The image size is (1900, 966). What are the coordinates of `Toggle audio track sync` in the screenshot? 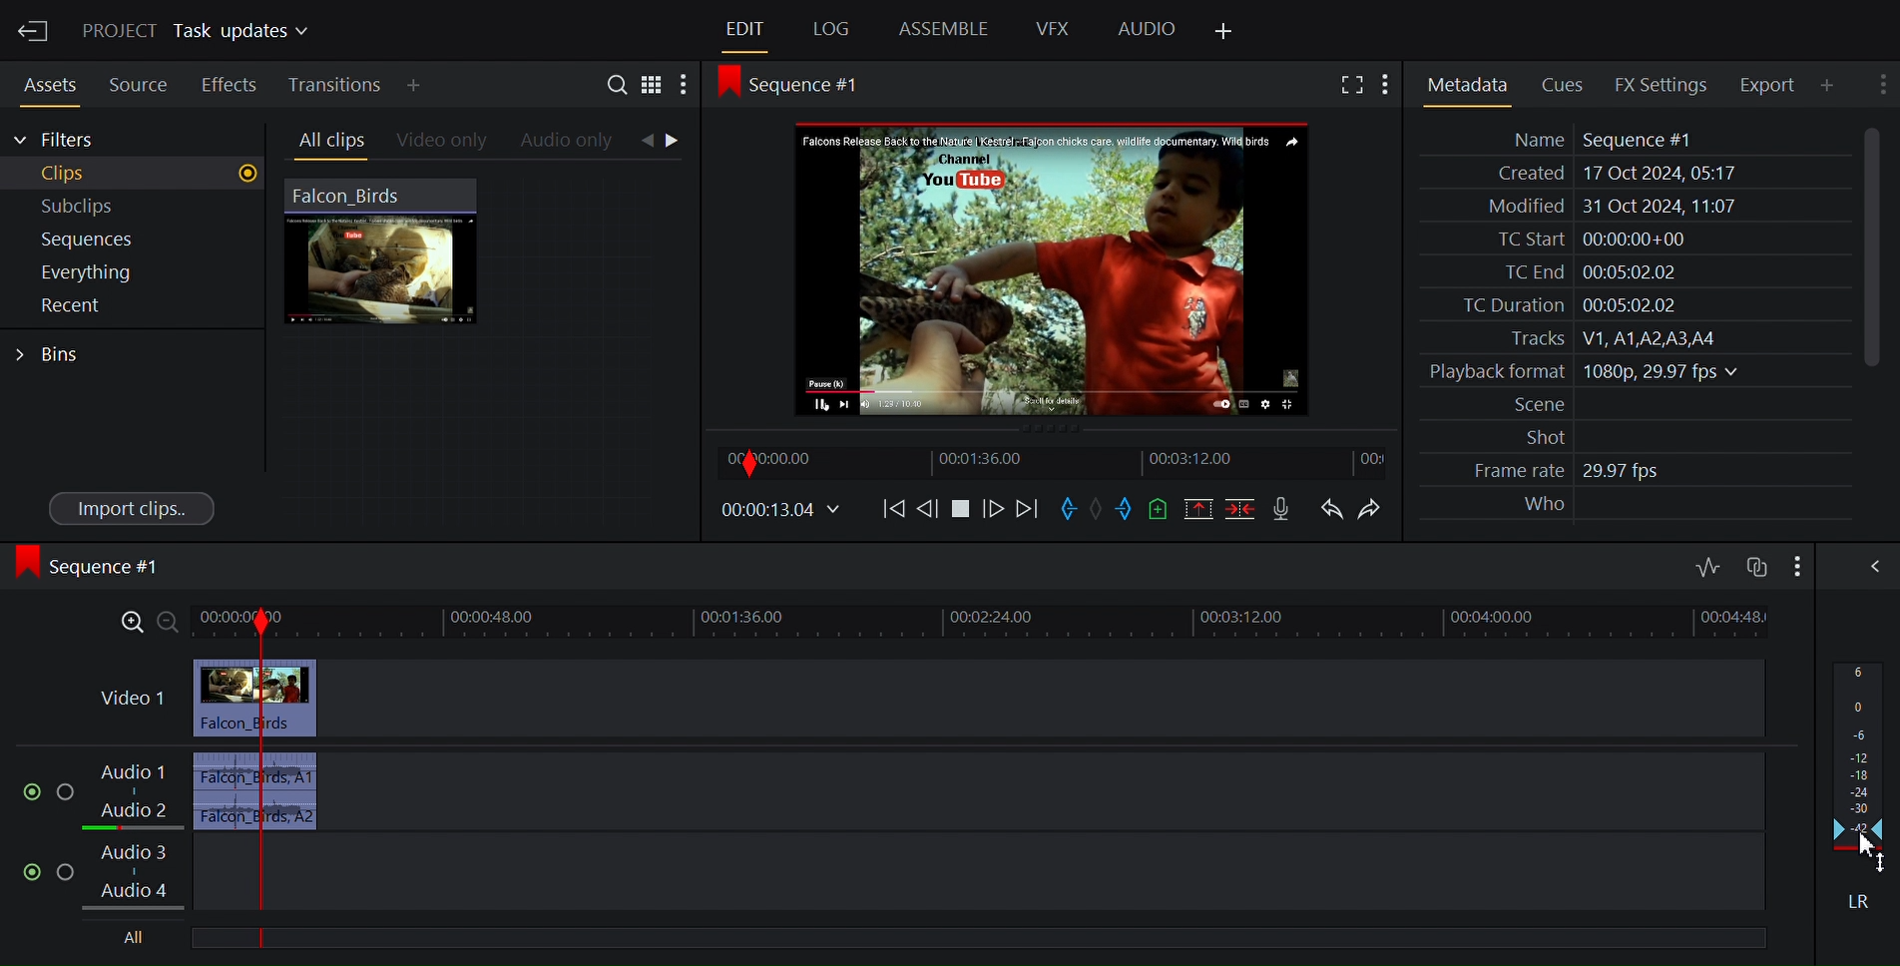 It's located at (1754, 564).